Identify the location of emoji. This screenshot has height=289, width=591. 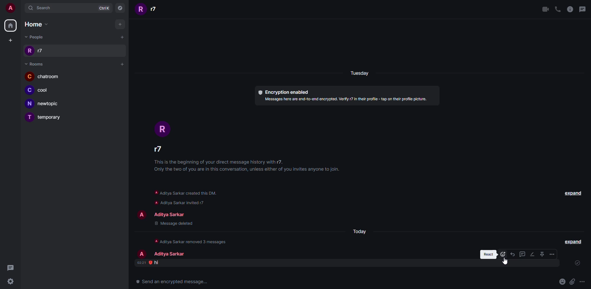
(562, 282).